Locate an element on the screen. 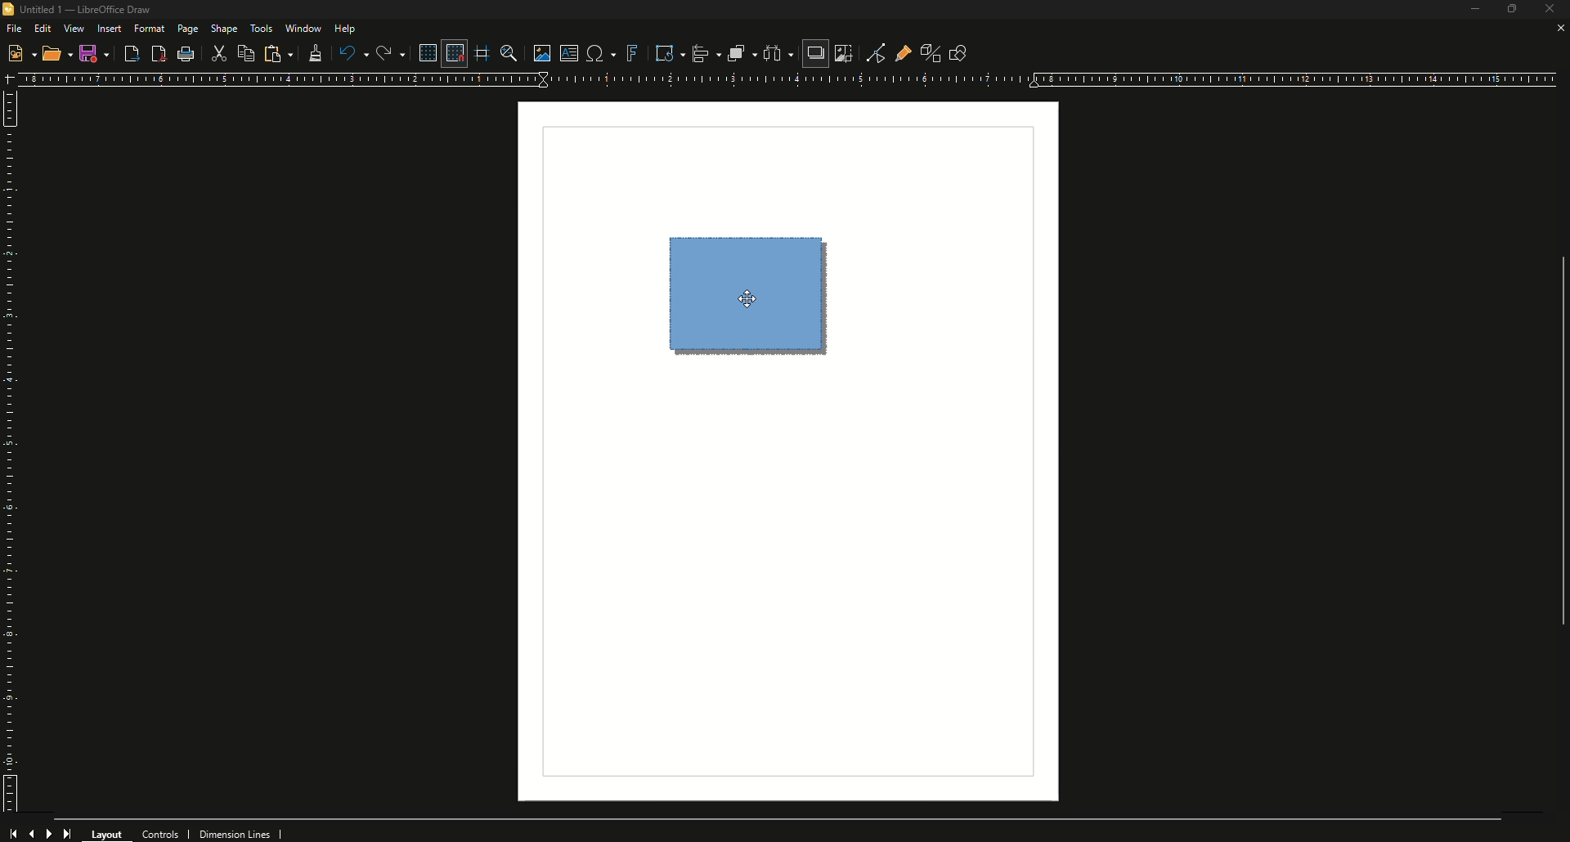 The image size is (1570, 842). Redo is located at coordinates (389, 53).